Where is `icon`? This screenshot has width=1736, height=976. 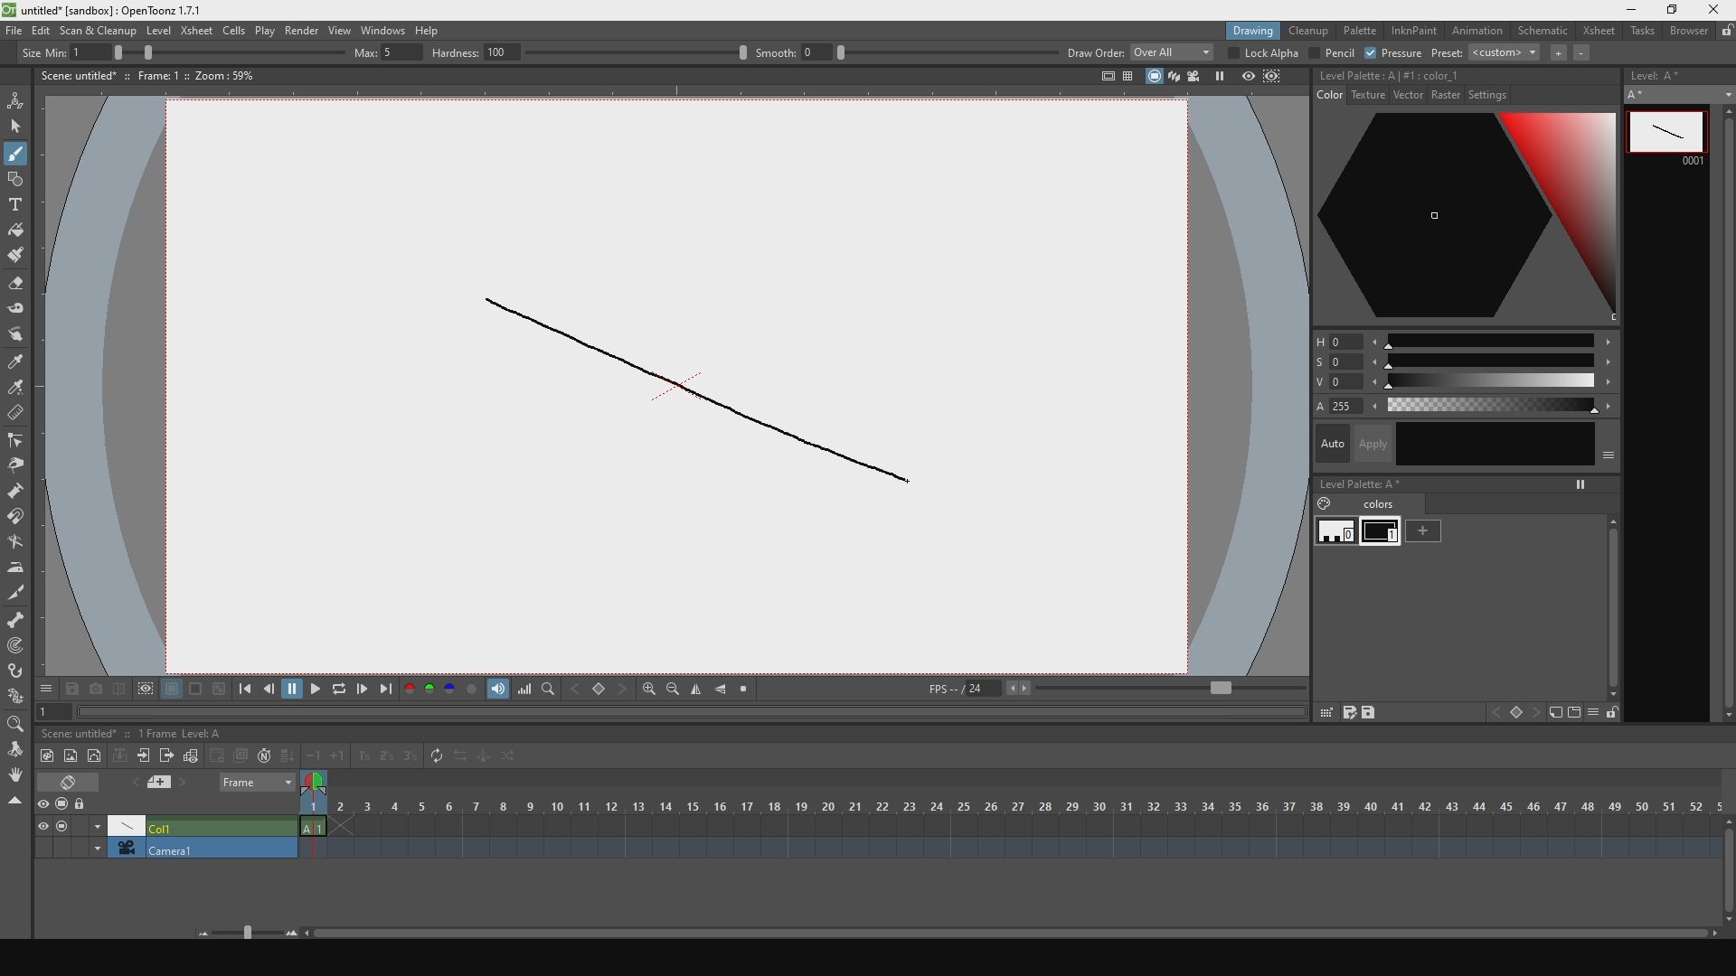
icon is located at coordinates (1514, 711).